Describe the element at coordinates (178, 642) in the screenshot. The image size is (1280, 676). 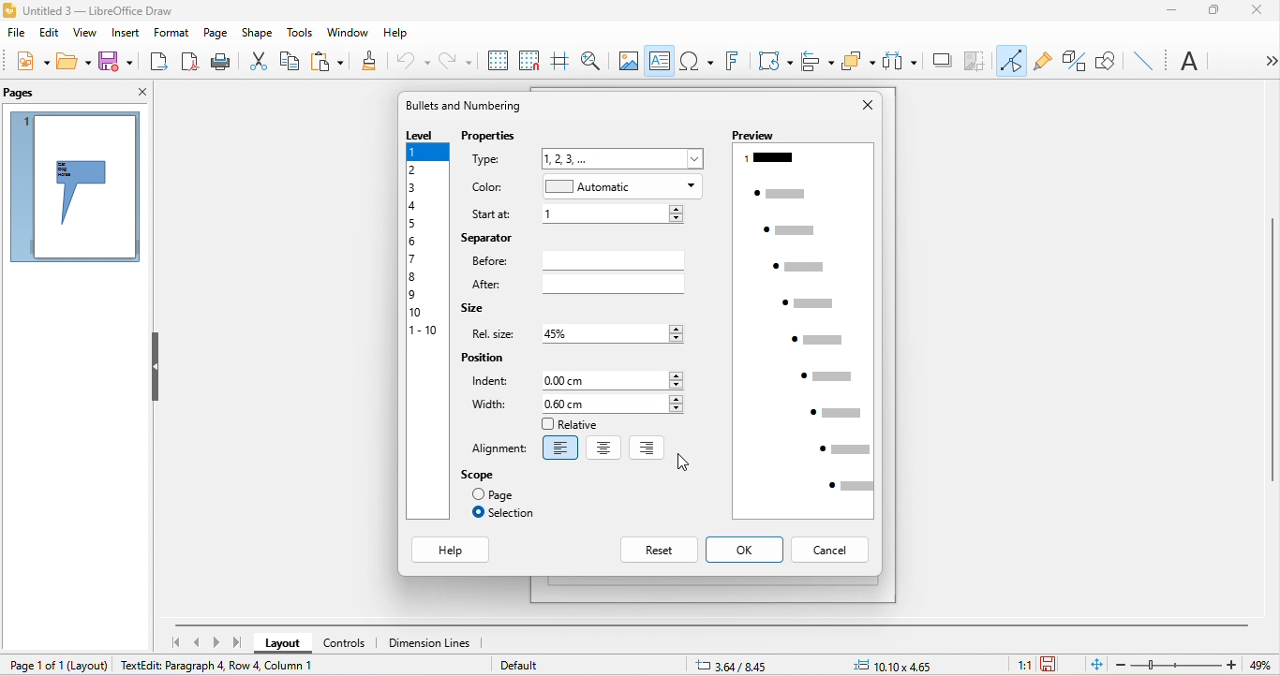
I see `first page` at that location.